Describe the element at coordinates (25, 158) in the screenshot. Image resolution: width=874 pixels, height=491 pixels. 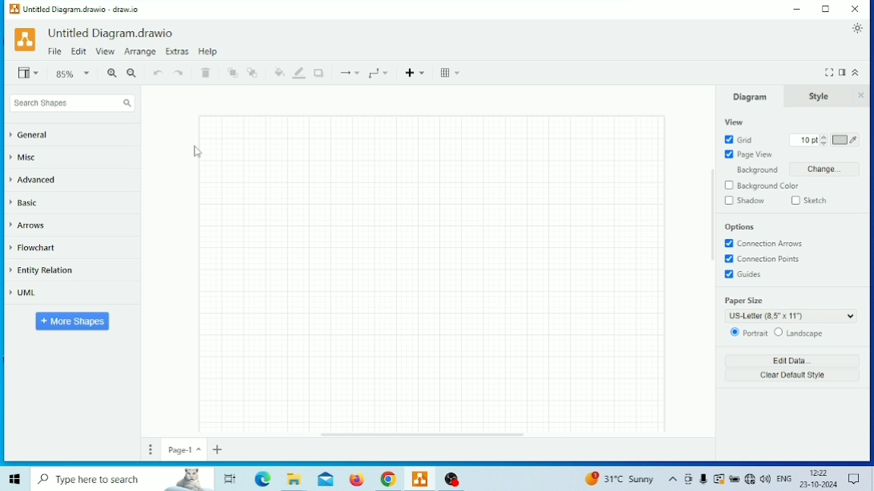
I see `Misc` at that location.